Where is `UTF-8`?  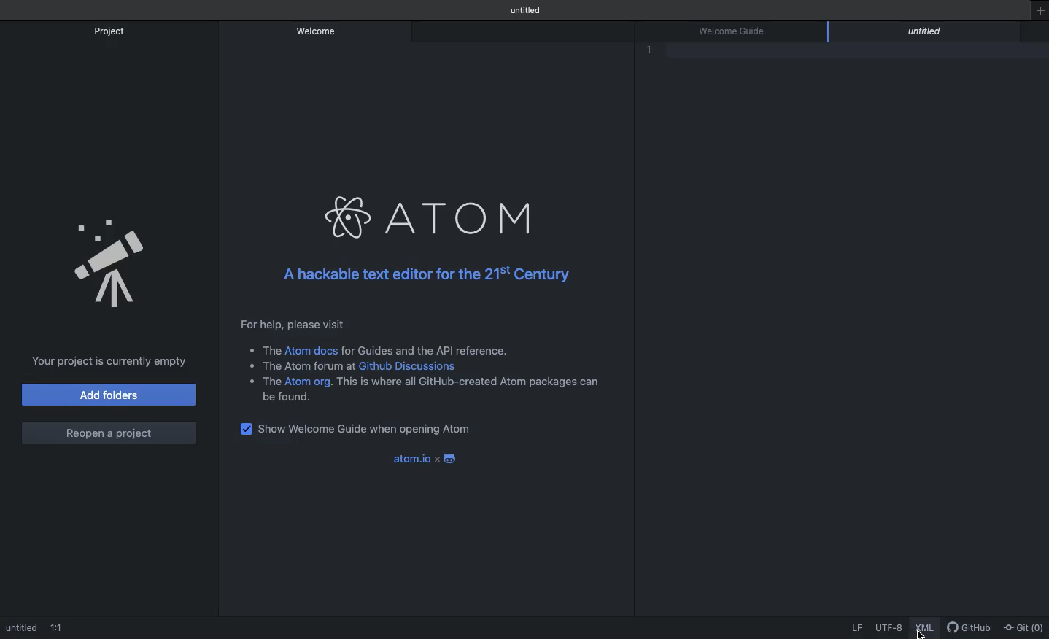 UTF-8 is located at coordinates (890, 627).